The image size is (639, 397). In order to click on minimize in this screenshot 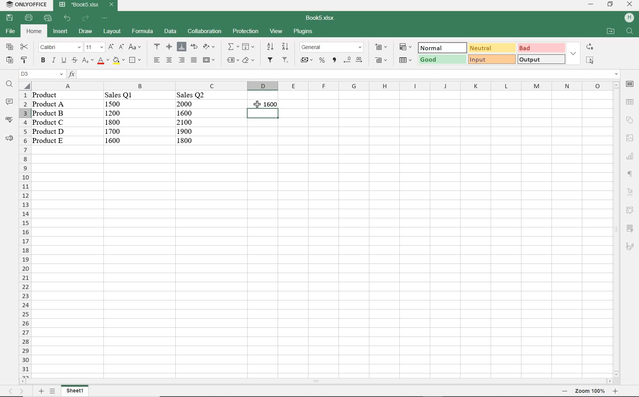, I will do `click(591, 5)`.